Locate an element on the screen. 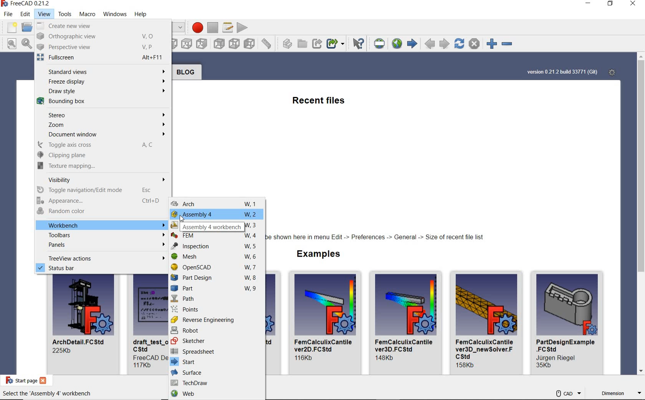  create group is located at coordinates (303, 44).